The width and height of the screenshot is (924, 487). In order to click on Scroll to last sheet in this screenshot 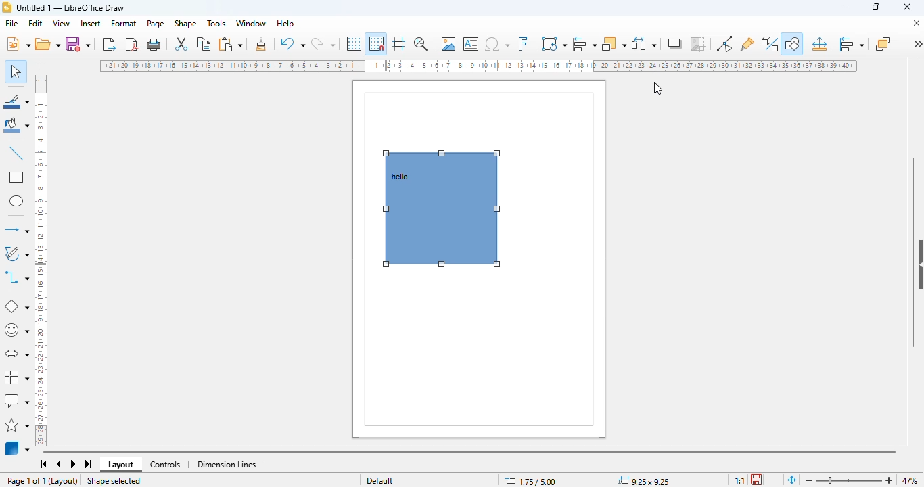, I will do `click(89, 464)`.